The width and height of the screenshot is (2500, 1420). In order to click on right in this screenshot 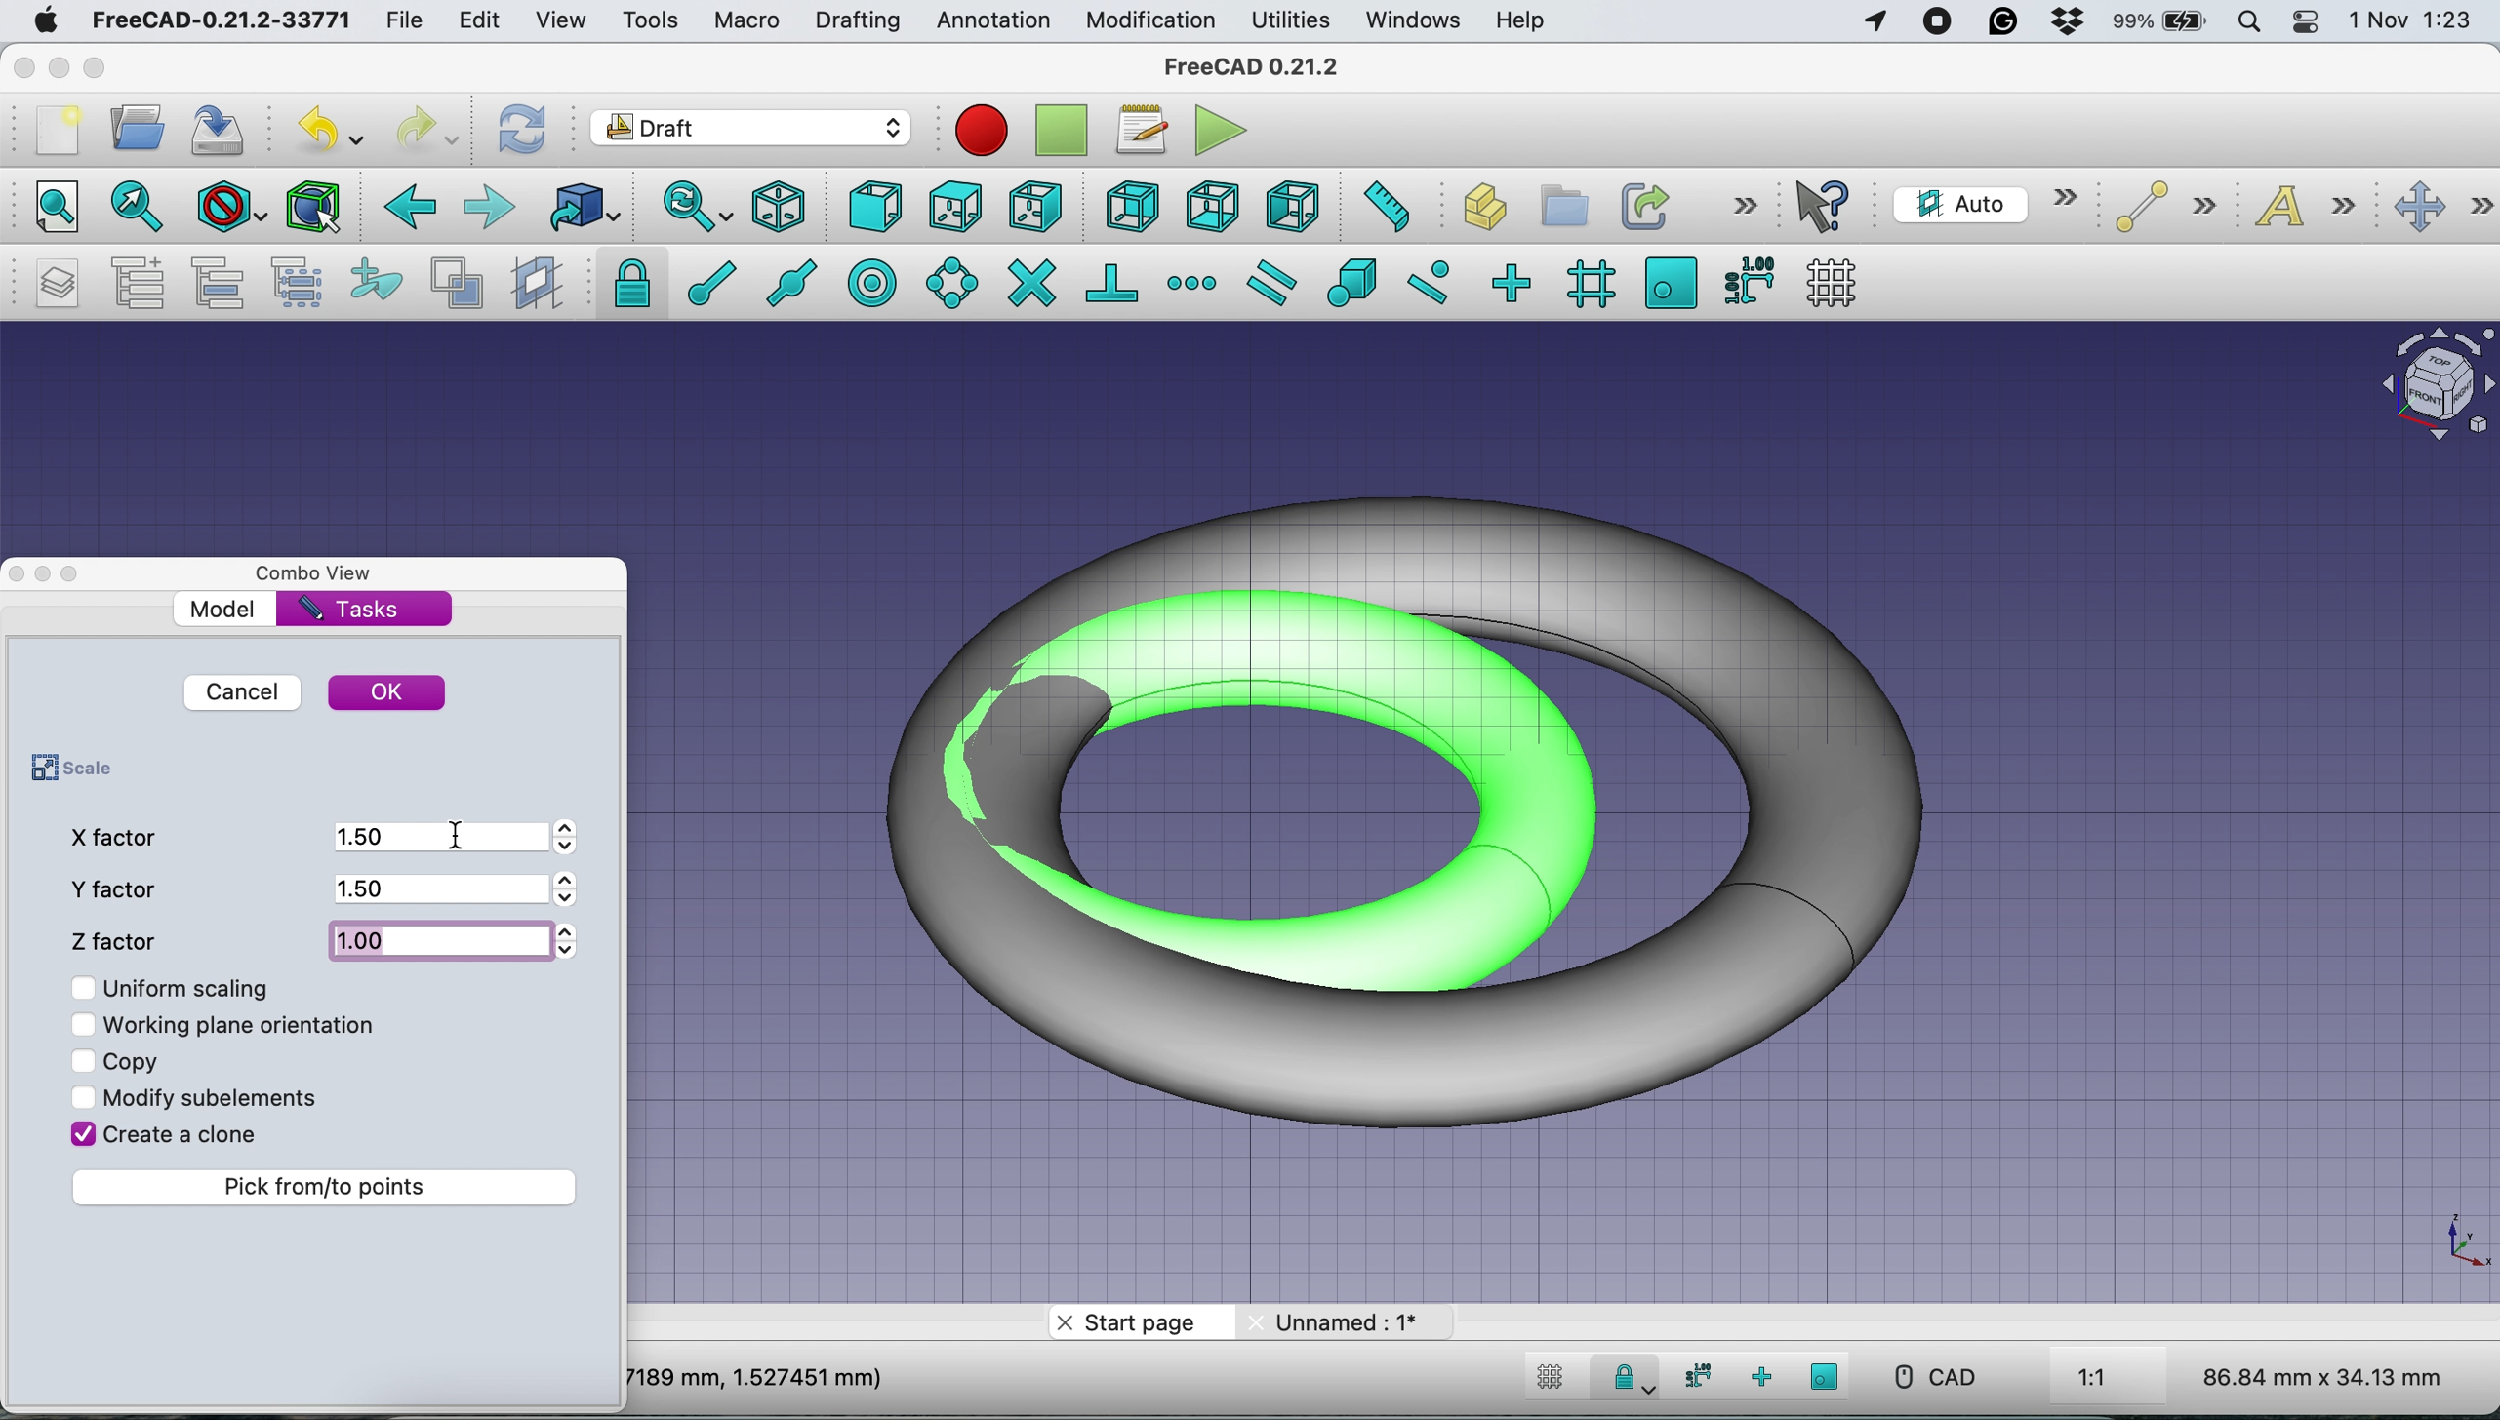, I will do `click(1033, 210)`.